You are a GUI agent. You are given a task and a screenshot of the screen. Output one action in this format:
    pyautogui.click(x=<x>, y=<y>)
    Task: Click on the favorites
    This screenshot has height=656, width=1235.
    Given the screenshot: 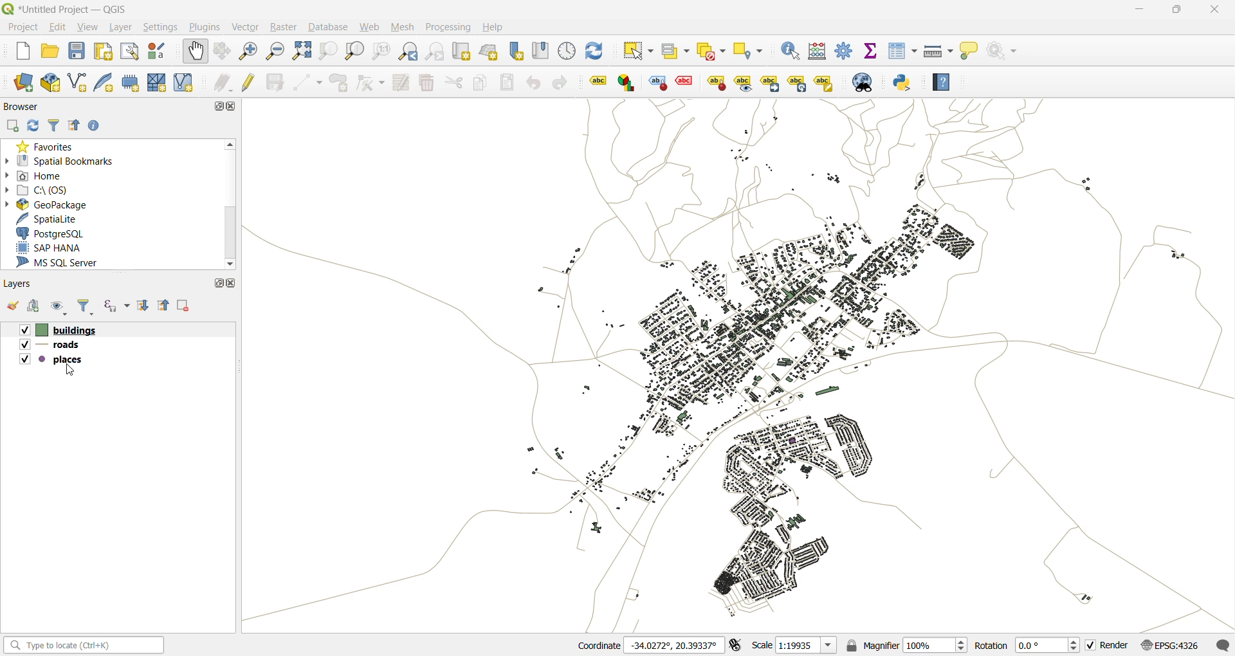 What is the action you would take?
    pyautogui.click(x=50, y=145)
    